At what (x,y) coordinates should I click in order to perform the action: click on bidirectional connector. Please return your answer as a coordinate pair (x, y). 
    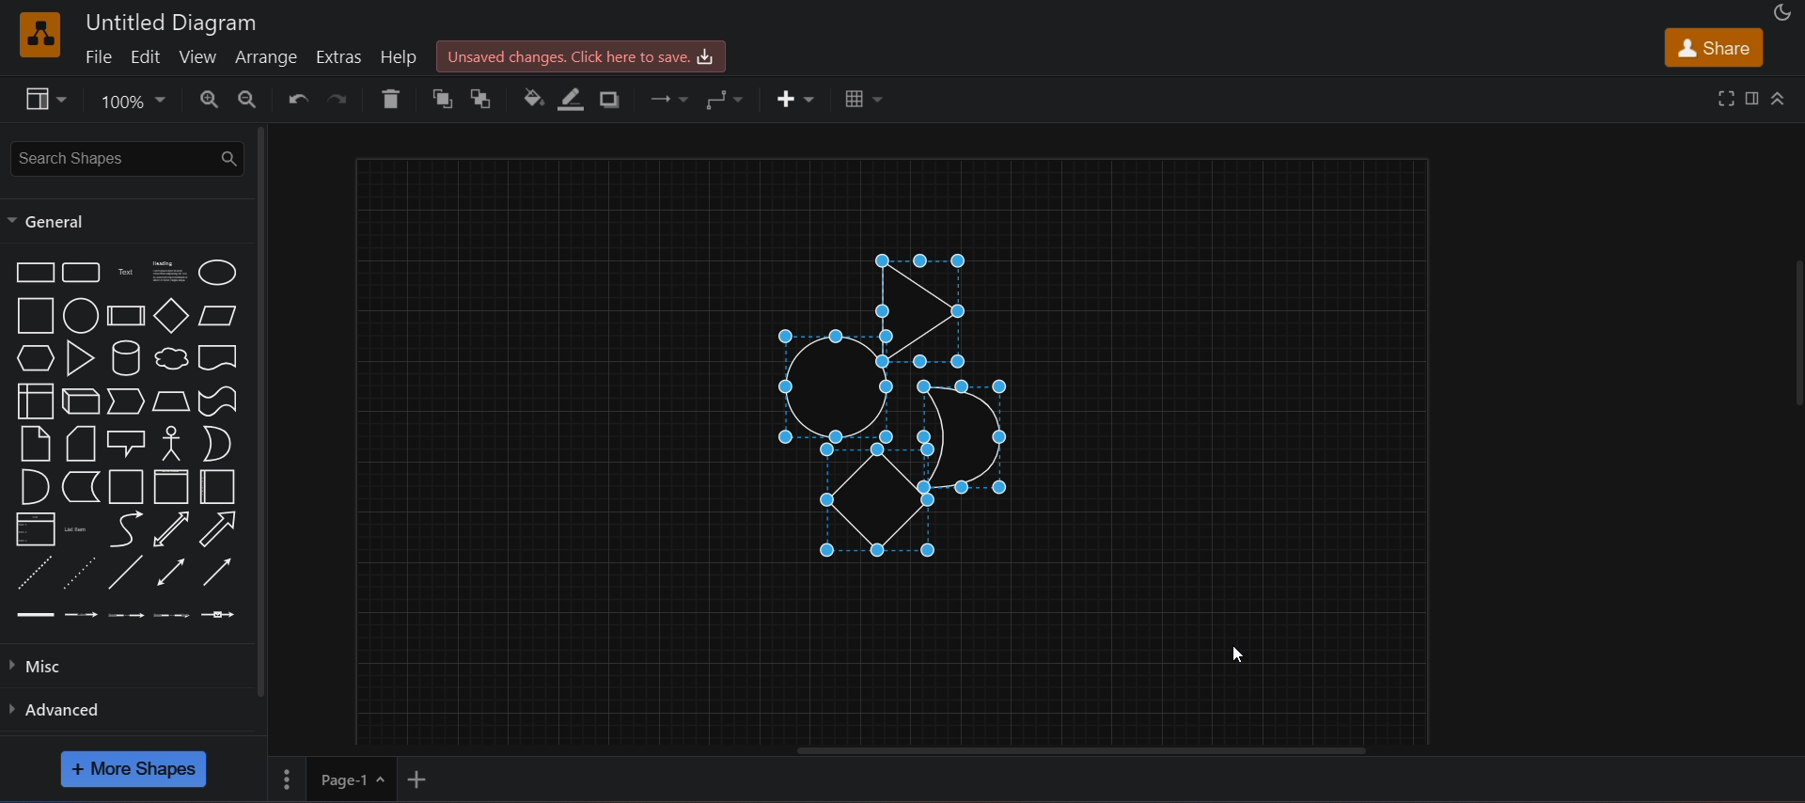
    Looking at the image, I should click on (167, 573).